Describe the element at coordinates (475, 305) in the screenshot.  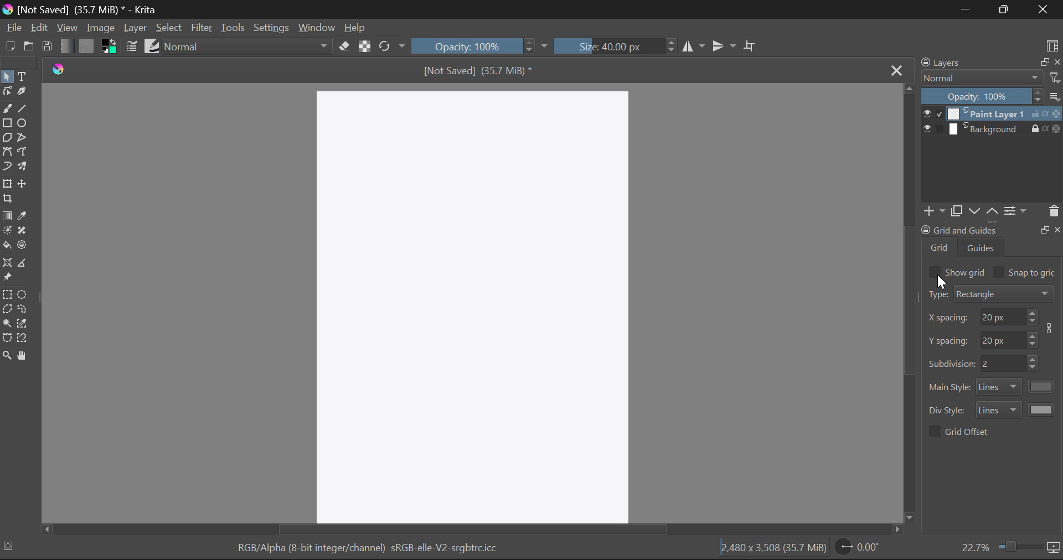
I see `Document Workspace` at that location.